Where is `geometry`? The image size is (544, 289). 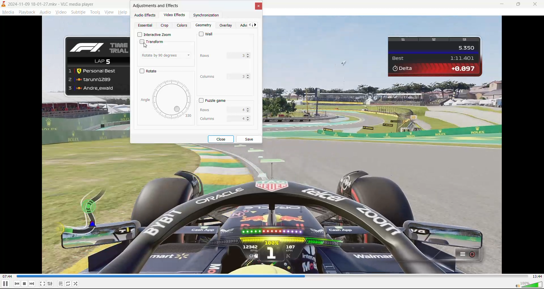
geometry is located at coordinates (205, 25).